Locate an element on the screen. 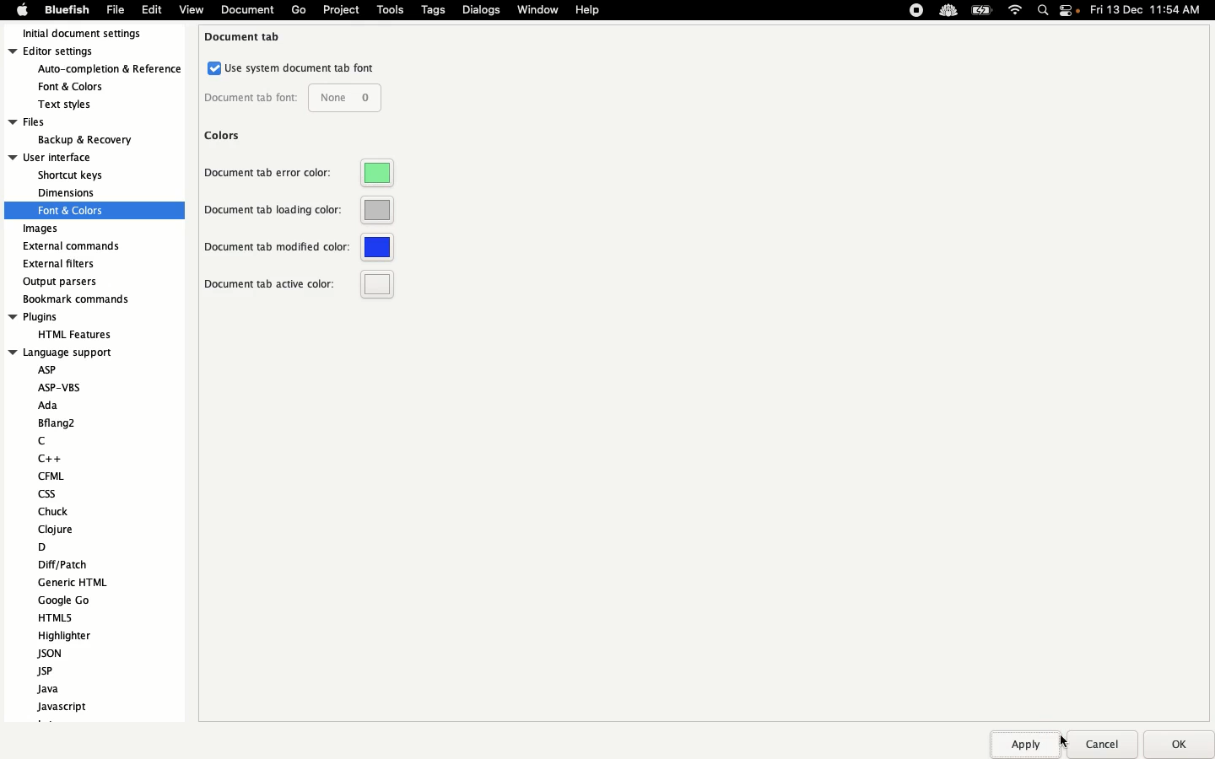  Green is located at coordinates (375, 176).